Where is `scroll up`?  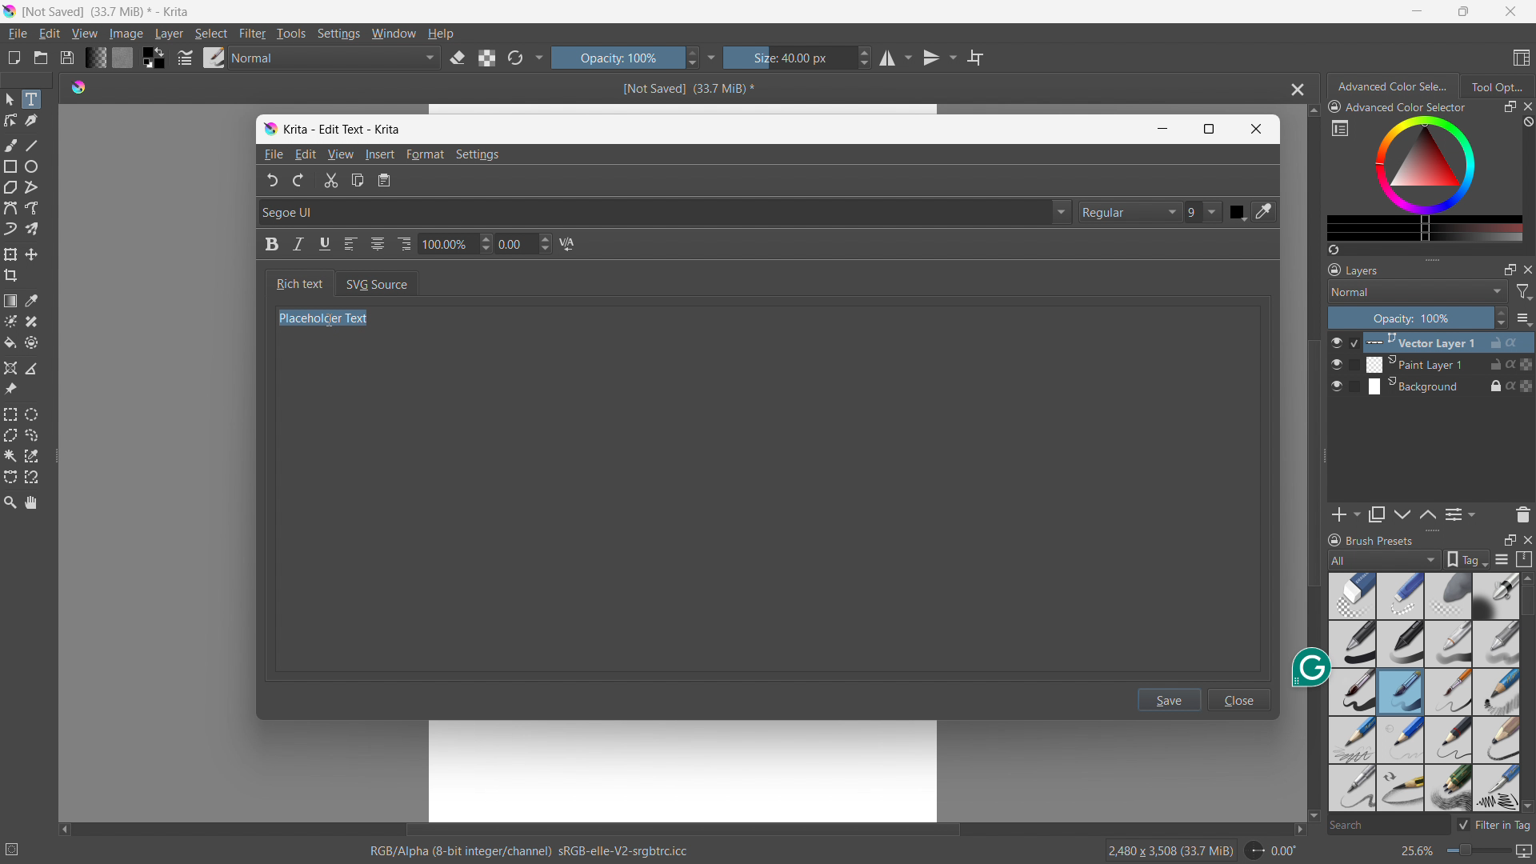
scroll up is located at coordinates (1526, 578).